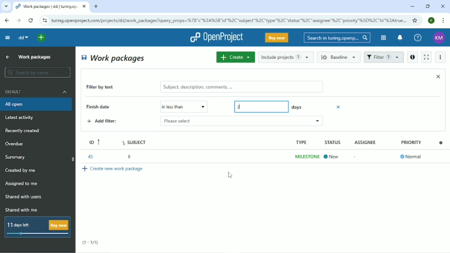  Describe the element at coordinates (96, 7) in the screenshot. I see `New tab` at that location.